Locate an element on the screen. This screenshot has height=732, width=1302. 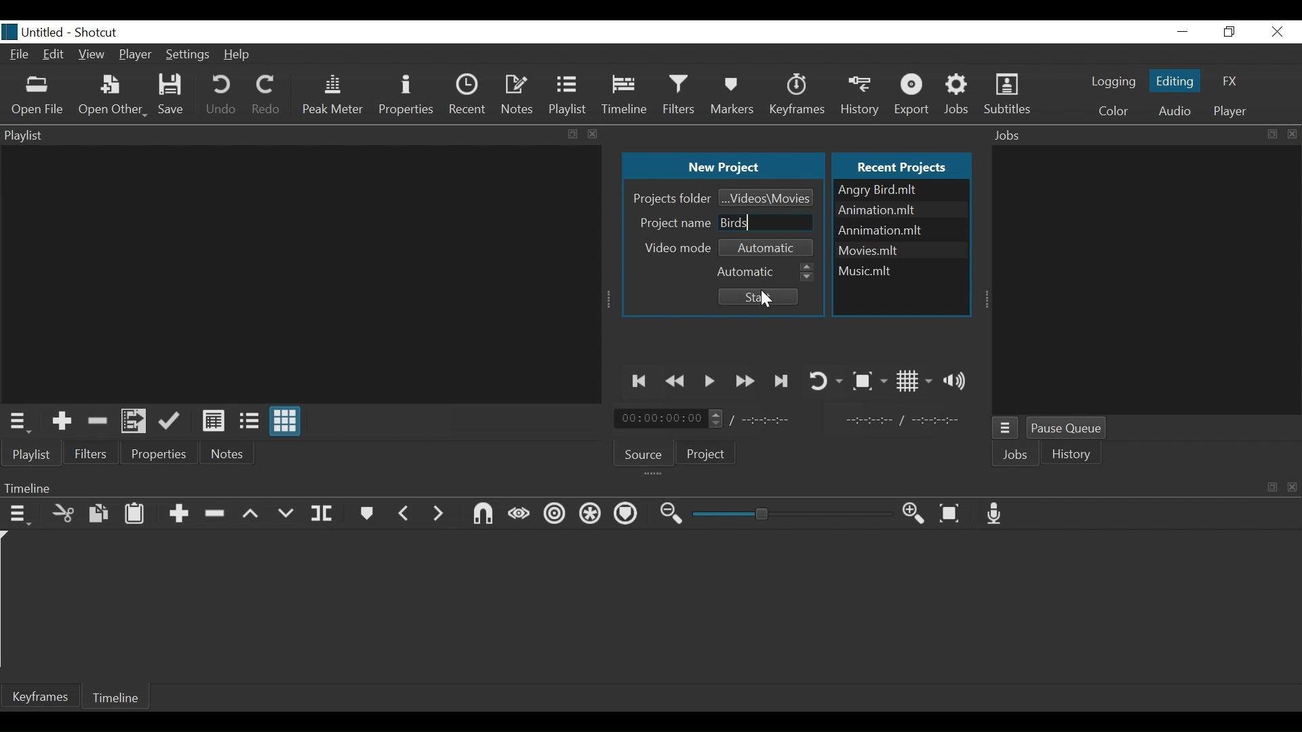
Automatic is located at coordinates (770, 246).